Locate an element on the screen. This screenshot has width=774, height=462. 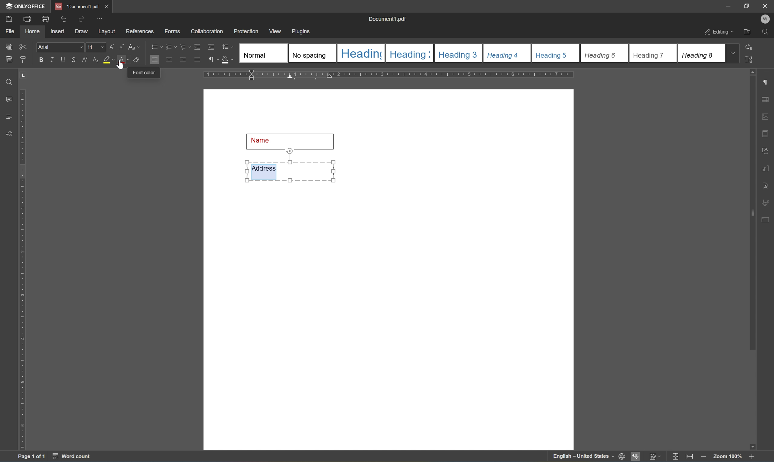
close is located at coordinates (766, 6).